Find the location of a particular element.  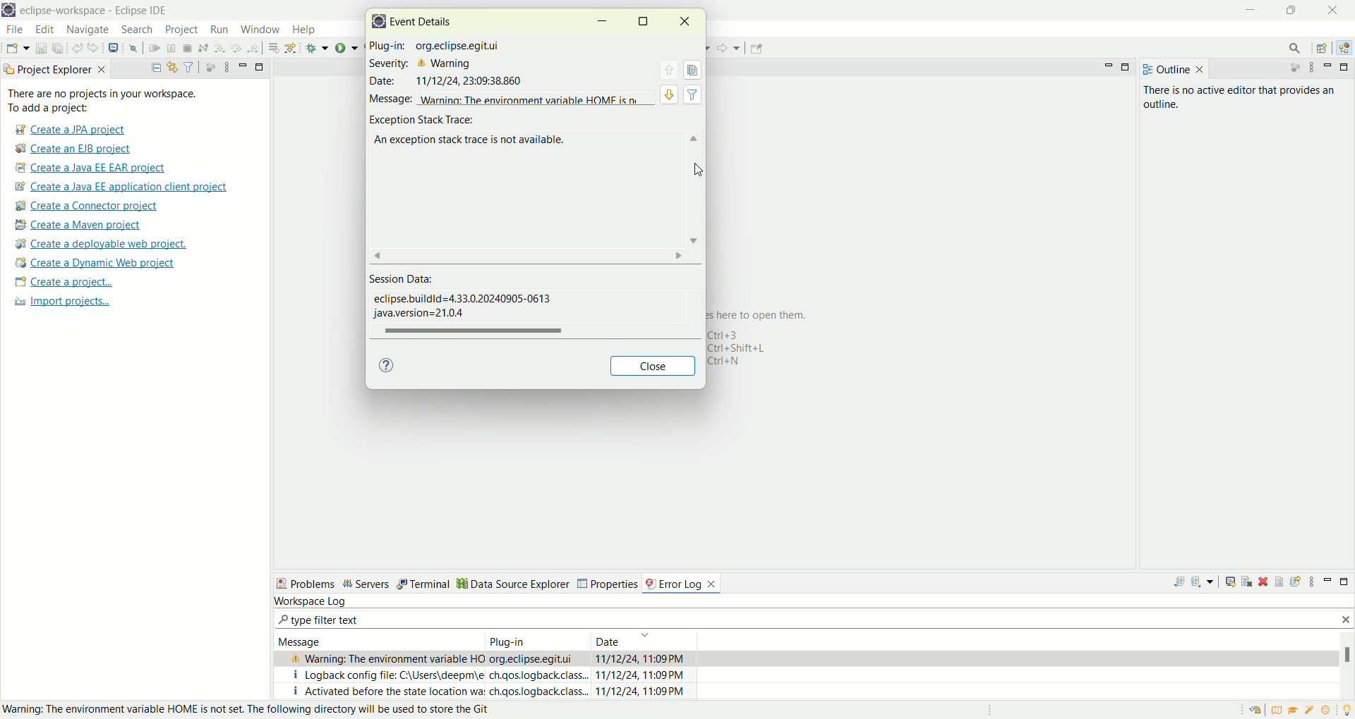

Data source explorer is located at coordinates (516, 583).